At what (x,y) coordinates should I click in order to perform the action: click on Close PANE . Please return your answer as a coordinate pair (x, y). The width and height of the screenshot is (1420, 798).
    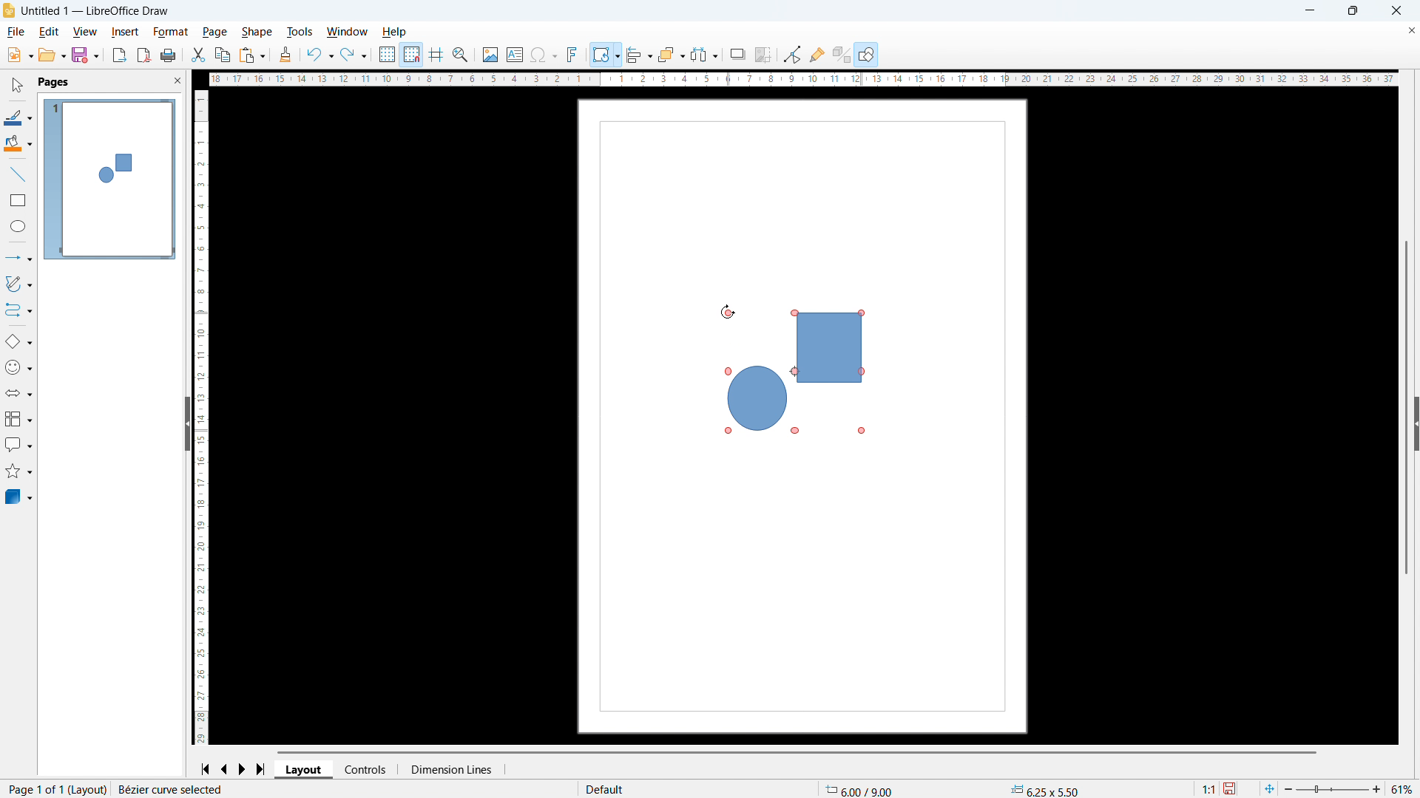
    Looking at the image, I should click on (177, 80).